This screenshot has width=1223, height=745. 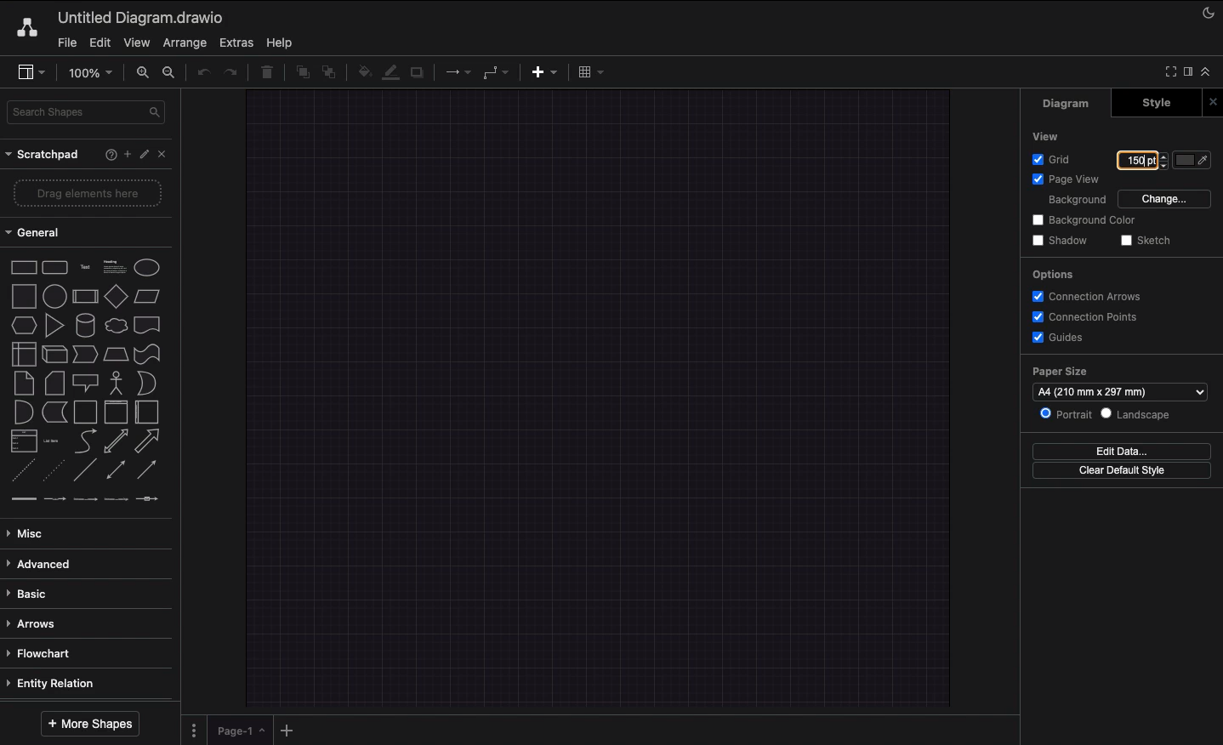 What do you see at coordinates (544, 73) in the screenshot?
I see `Insert` at bounding box center [544, 73].